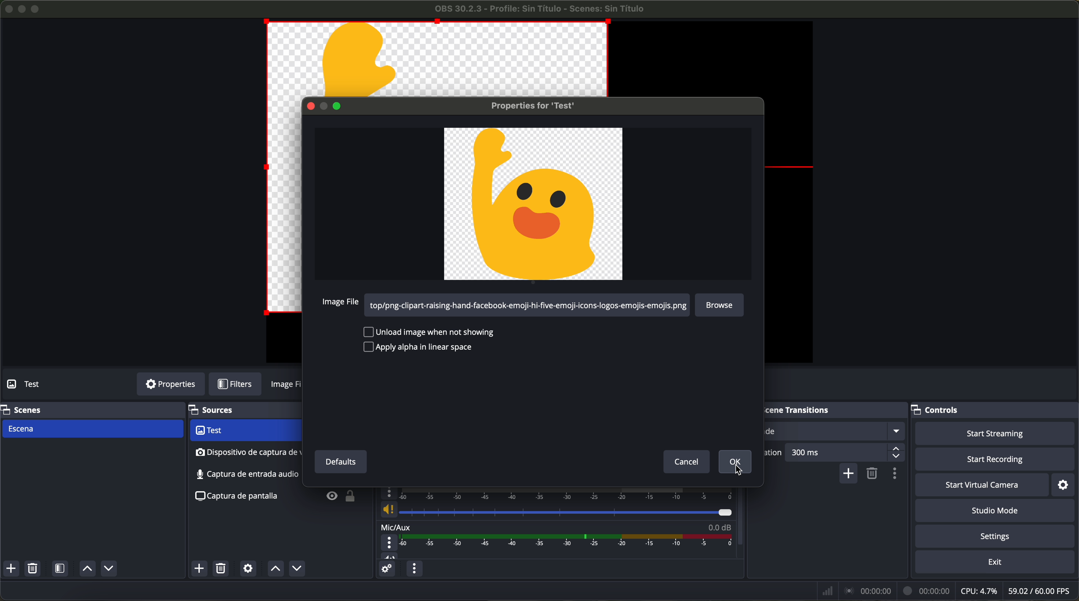 Image resolution: width=1079 pixels, height=601 pixels. Describe the element at coordinates (61, 569) in the screenshot. I see `open scene filters` at that location.